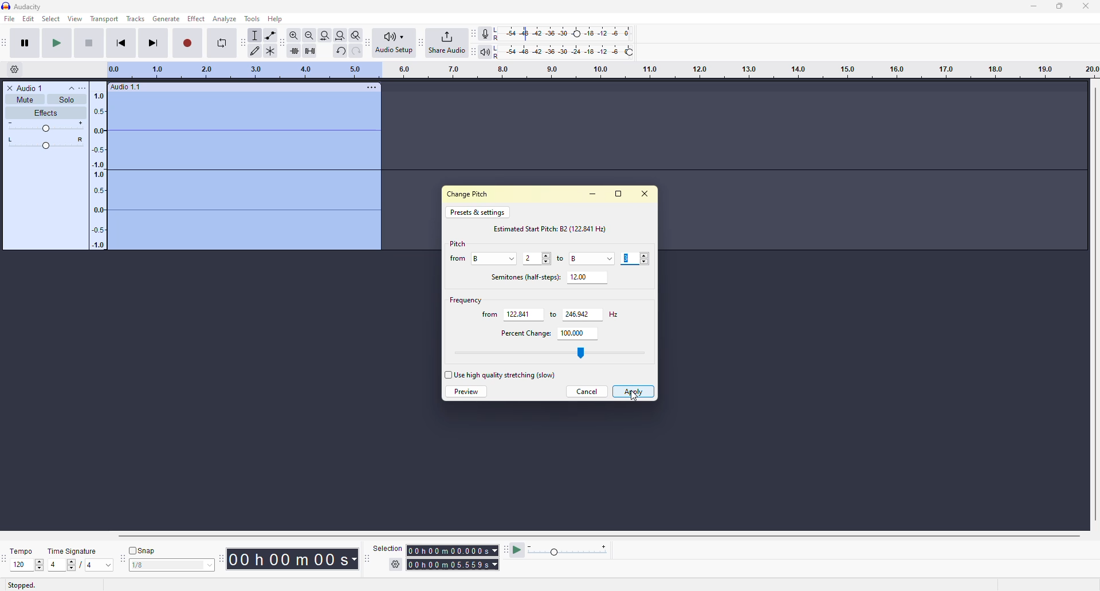 The image size is (1100, 591). Describe the element at coordinates (166, 18) in the screenshot. I see `gennerate` at that location.